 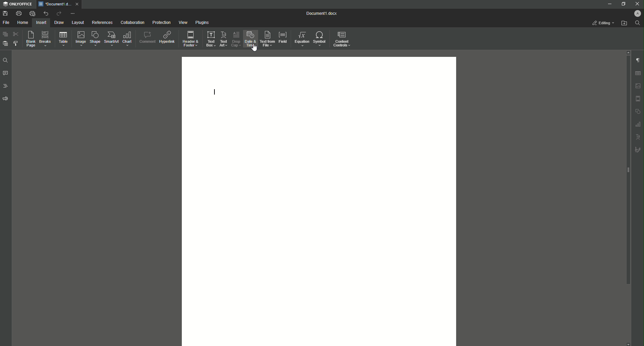 I want to click on Draw, so click(x=59, y=22).